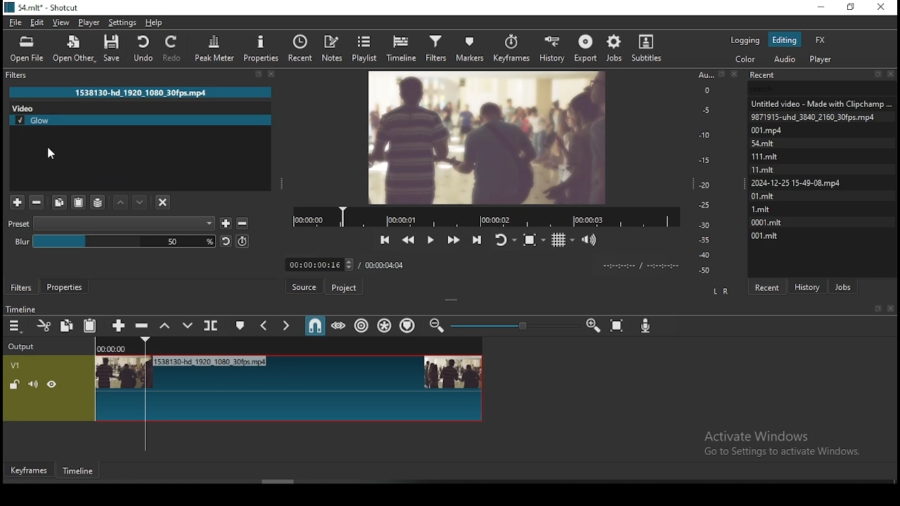  Describe the element at coordinates (340, 325) in the screenshot. I see `scrub while dragging` at that location.